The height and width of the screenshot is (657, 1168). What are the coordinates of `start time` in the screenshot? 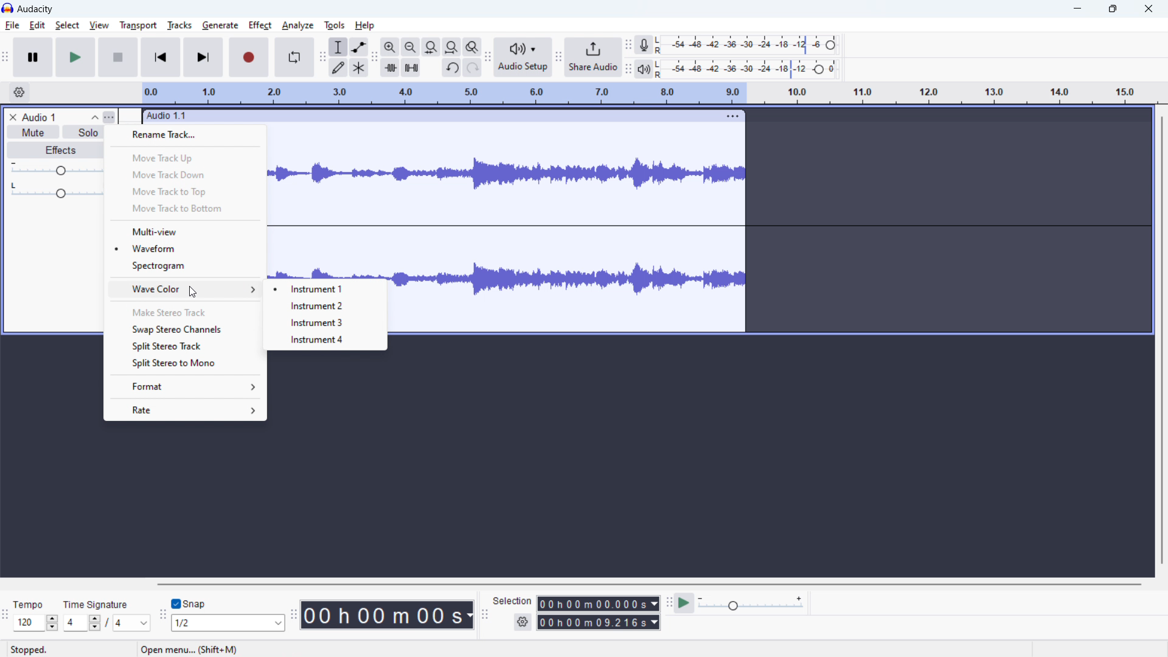 It's located at (598, 604).